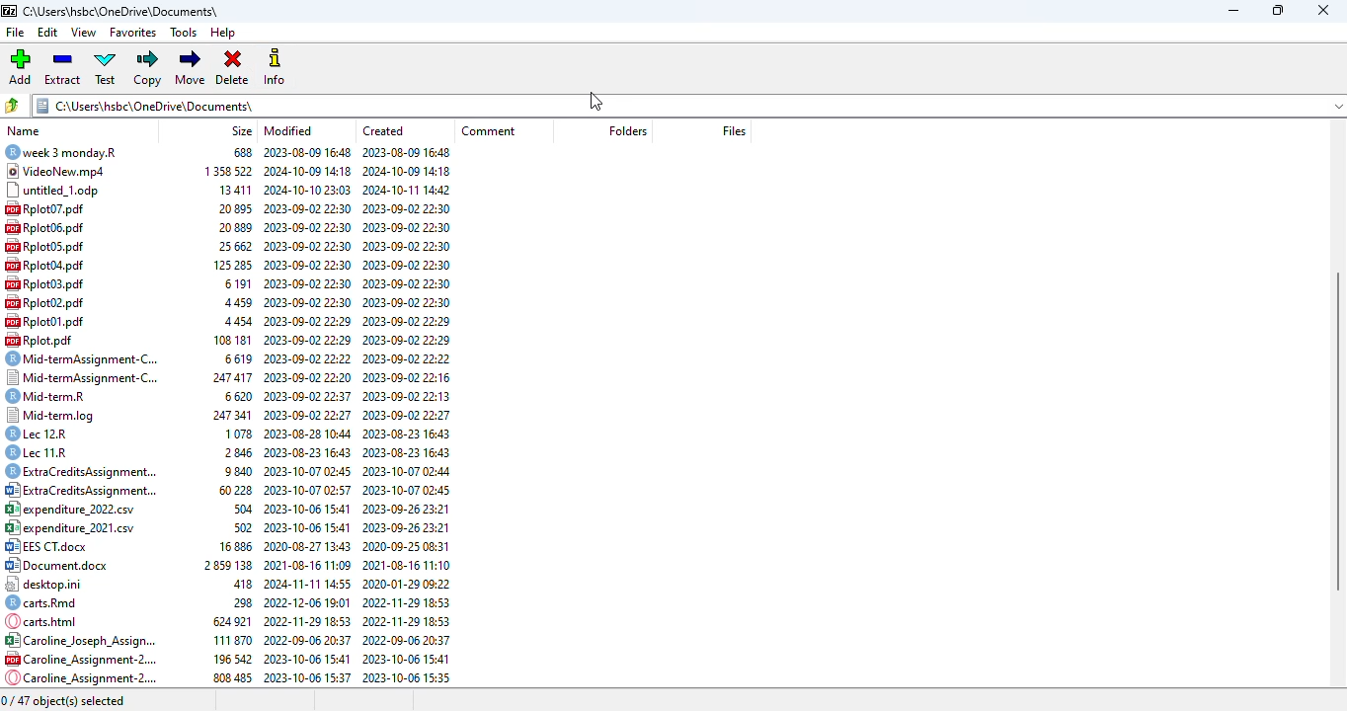 This screenshot has height=711, width=1347. I want to click on edit, so click(48, 33).